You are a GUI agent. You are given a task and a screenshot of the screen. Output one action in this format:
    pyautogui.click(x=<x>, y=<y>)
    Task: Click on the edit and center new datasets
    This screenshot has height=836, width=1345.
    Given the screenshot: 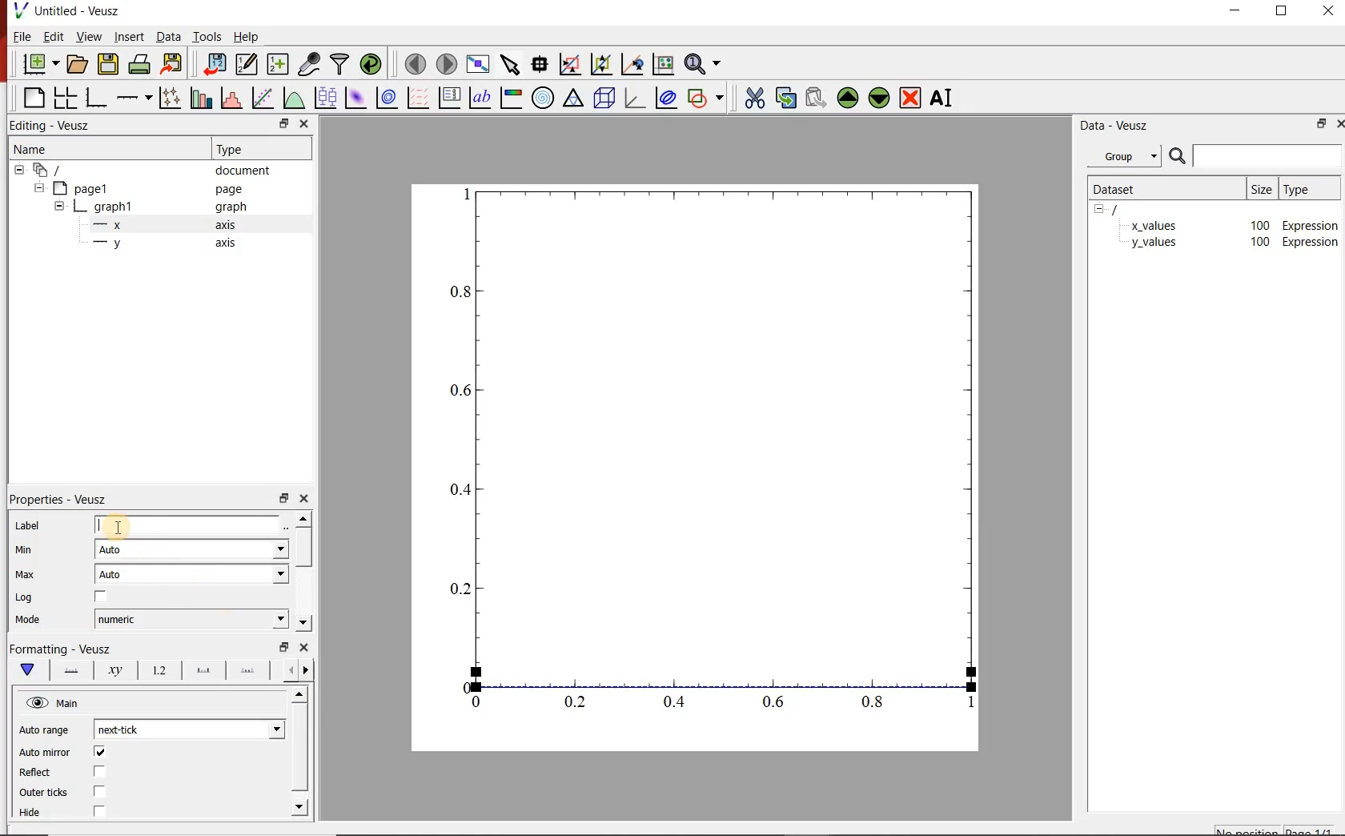 What is the action you would take?
    pyautogui.click(x=248, y=65)
    